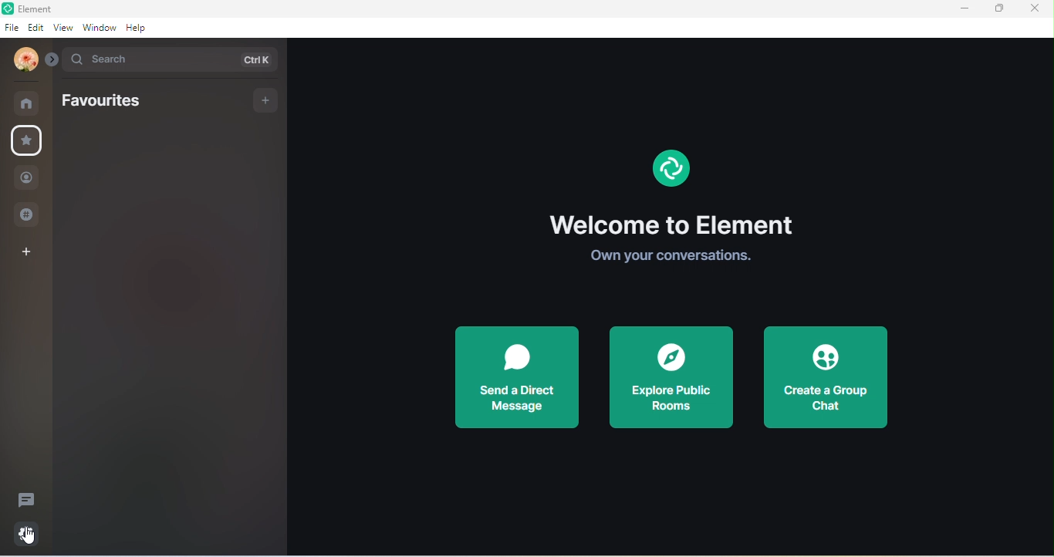  Describe the element at coordinates (62, 29) in the screenshot. I see `view` at that location.